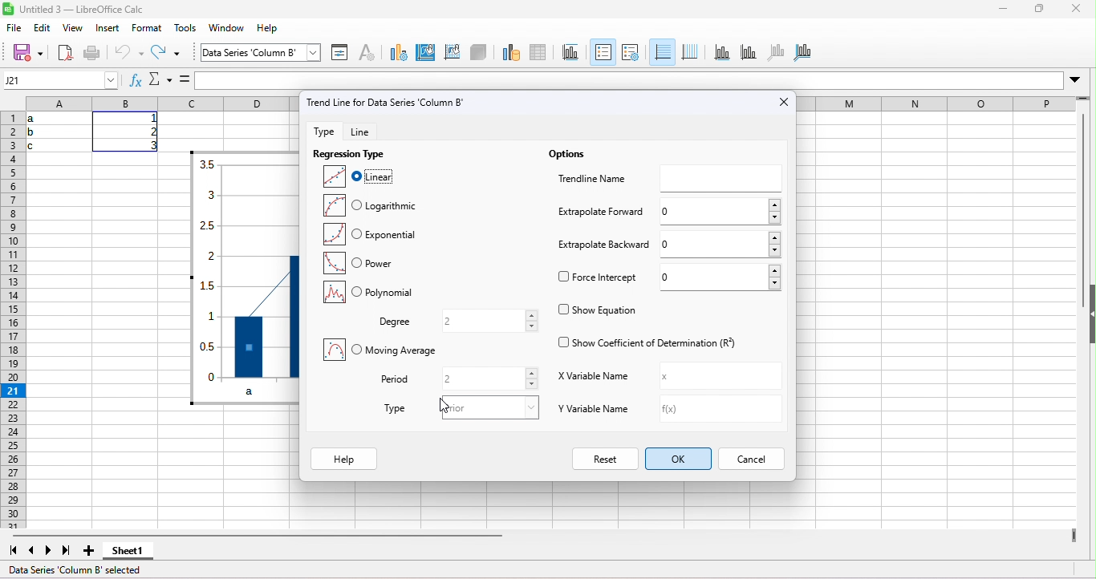  What do you see at coordinates (650, 342) in the screenshot?
I see `show coefficient determination ` at bounding box center [650, 342].